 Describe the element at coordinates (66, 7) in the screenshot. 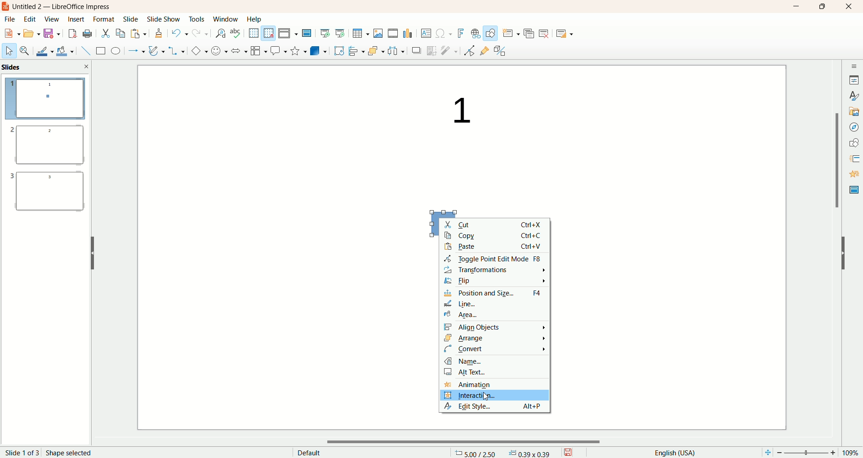

I see `title` at that location.